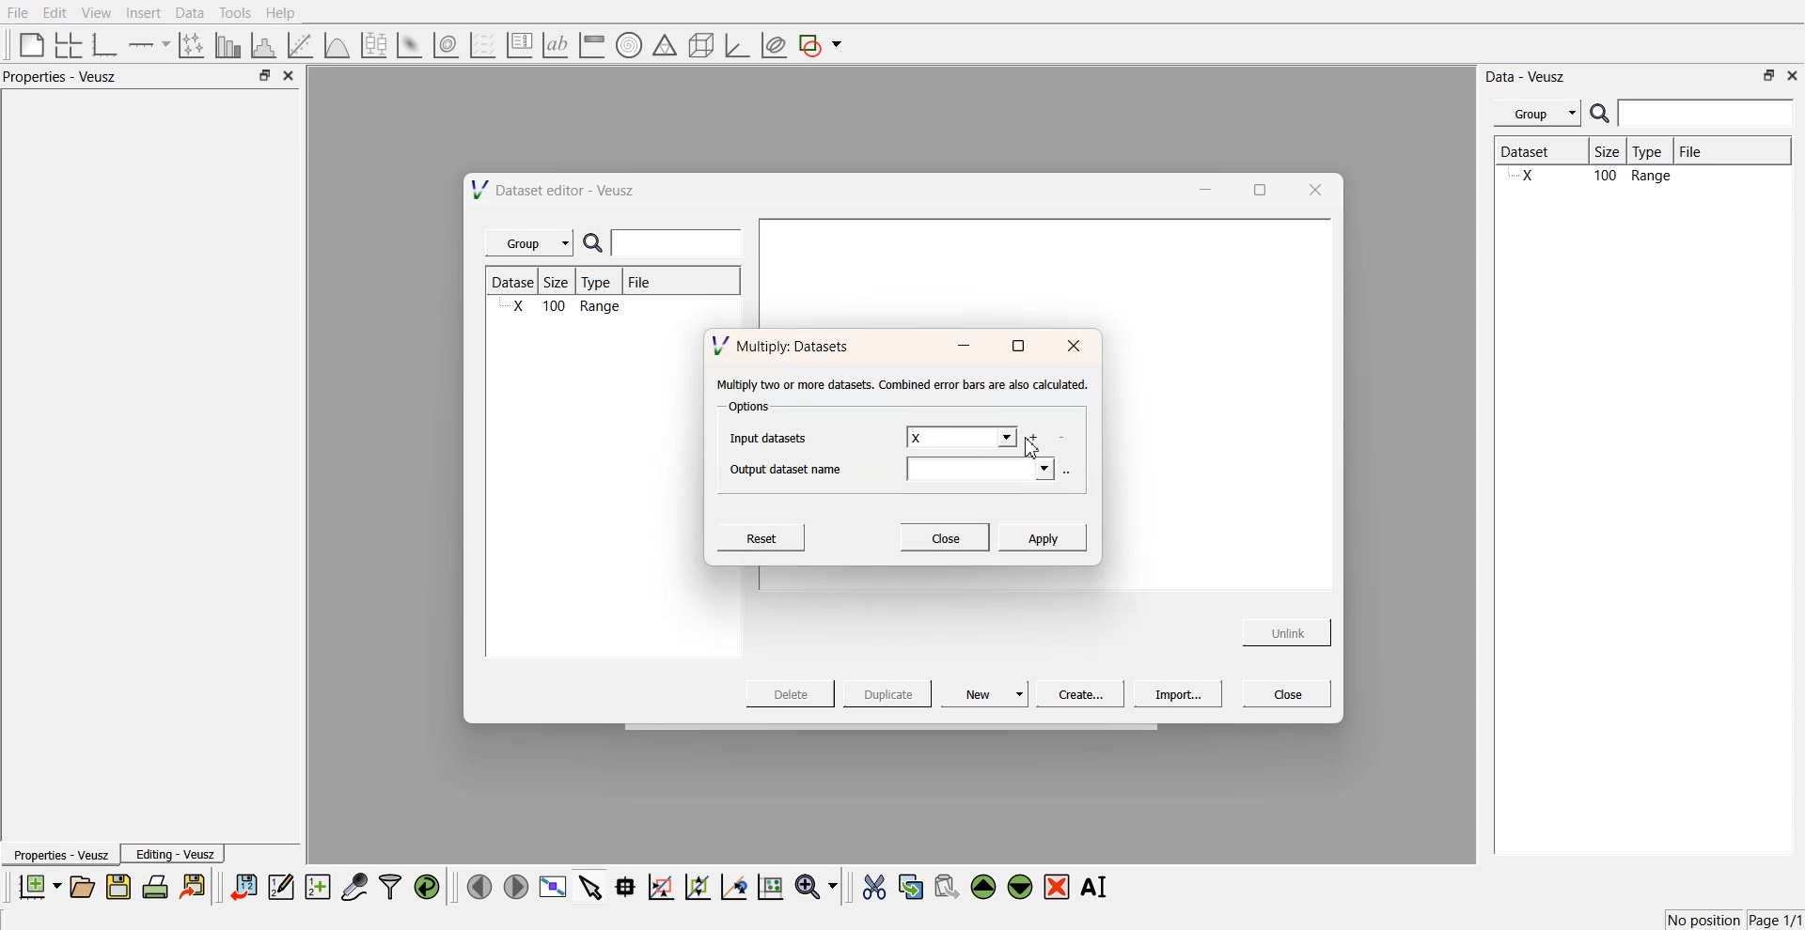 The image size is (1805, 930). I want to click on zoom out the graph axes, so click(696, 886).